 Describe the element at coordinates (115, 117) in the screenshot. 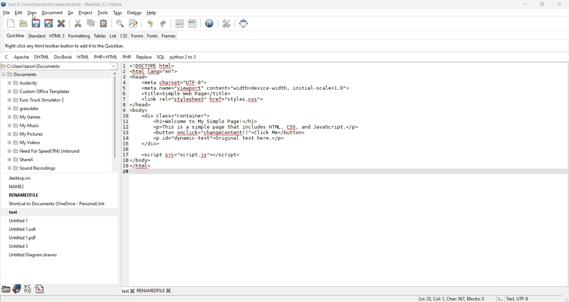

I see `vertical scroll bar` at that location.